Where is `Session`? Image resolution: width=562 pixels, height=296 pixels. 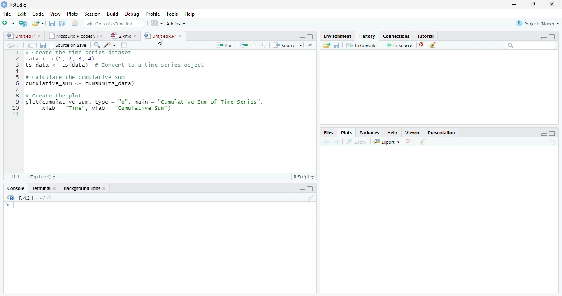
Session is located at coordinates (92, 14).